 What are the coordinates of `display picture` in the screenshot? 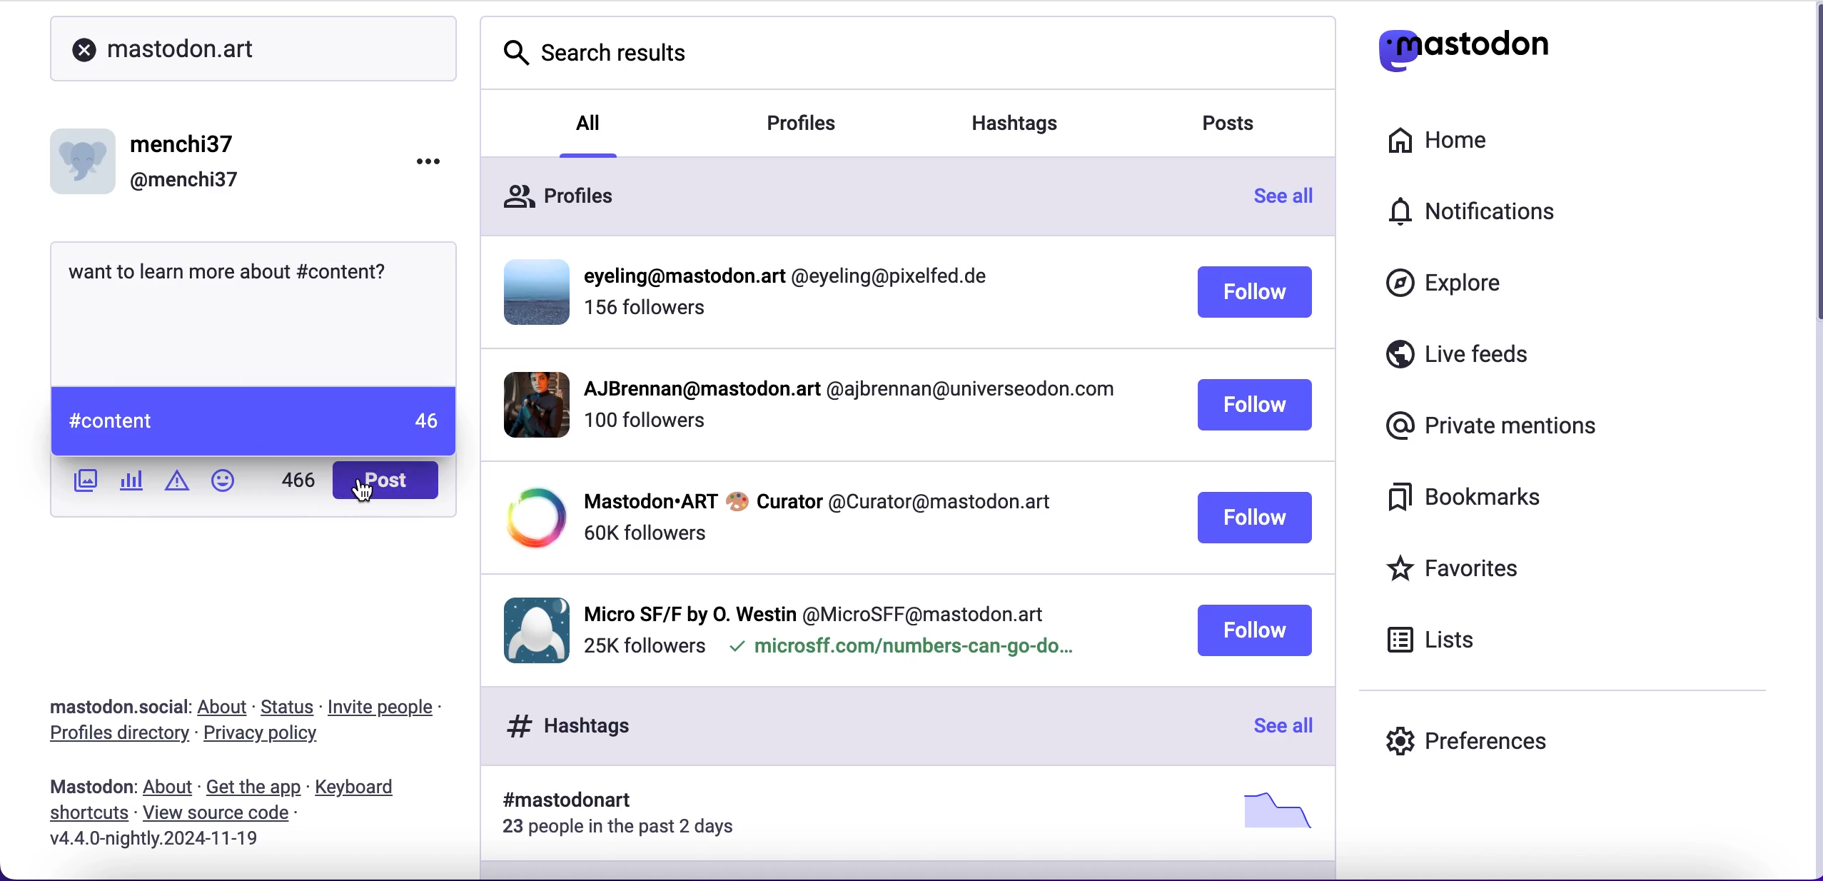 It's located at (531, 290).